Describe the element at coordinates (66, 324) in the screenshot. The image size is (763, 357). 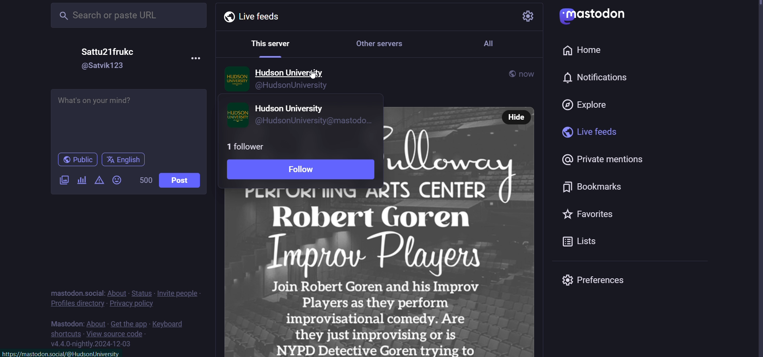
I see `mastodon` at that location.